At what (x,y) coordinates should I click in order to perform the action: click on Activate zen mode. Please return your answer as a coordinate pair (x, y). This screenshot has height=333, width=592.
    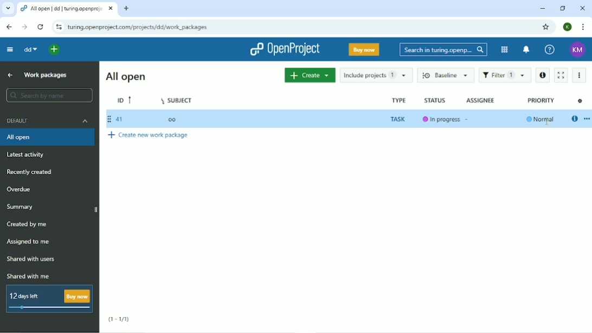
    Looking at the image, I should click on (563, 76).